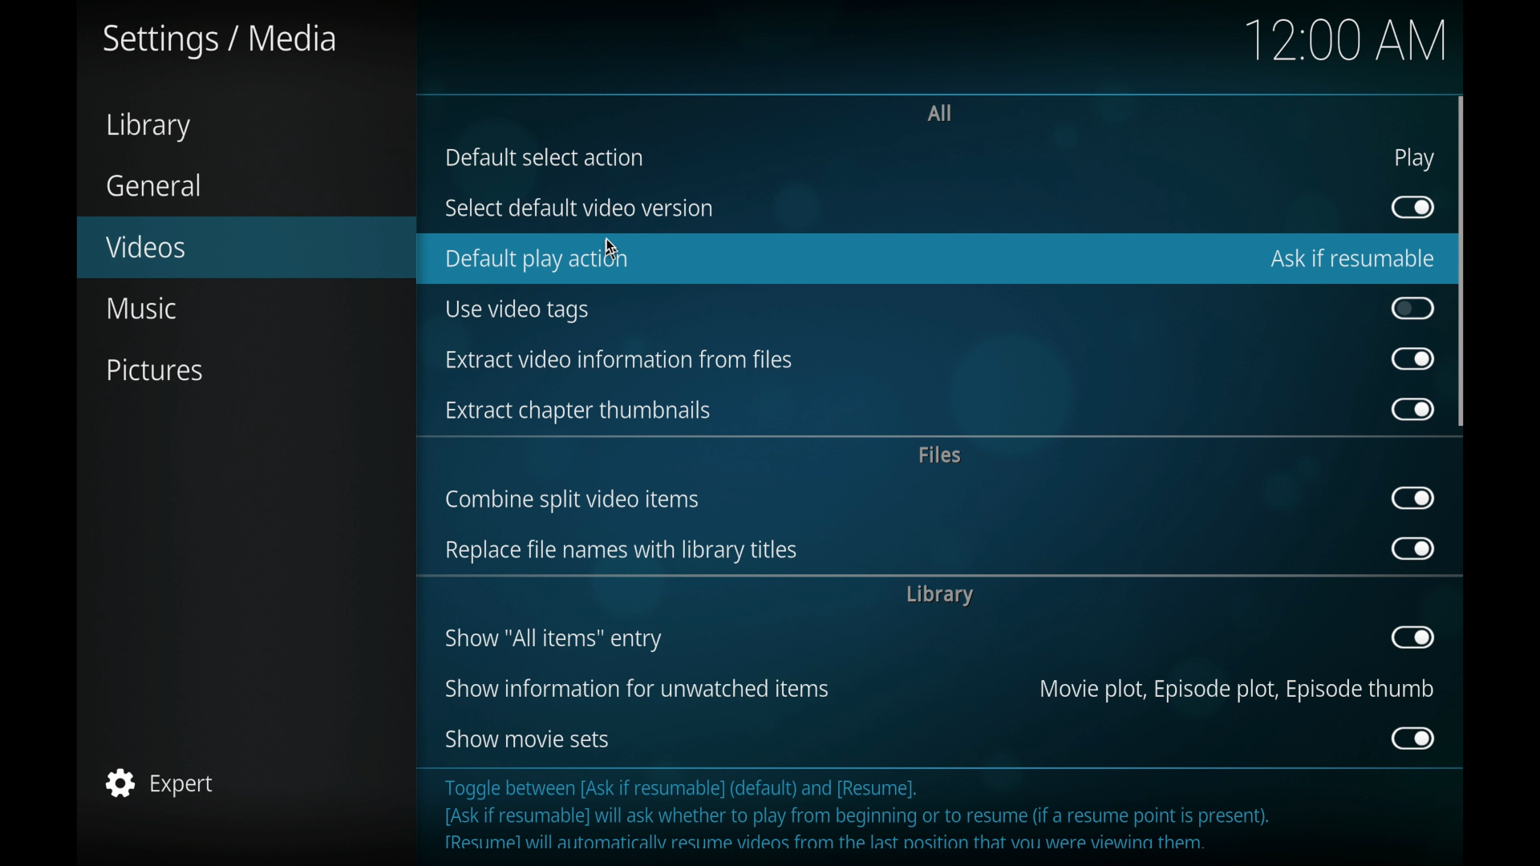 The image size is (1540, 866). I want to click on us video tags, so click(516, 312).